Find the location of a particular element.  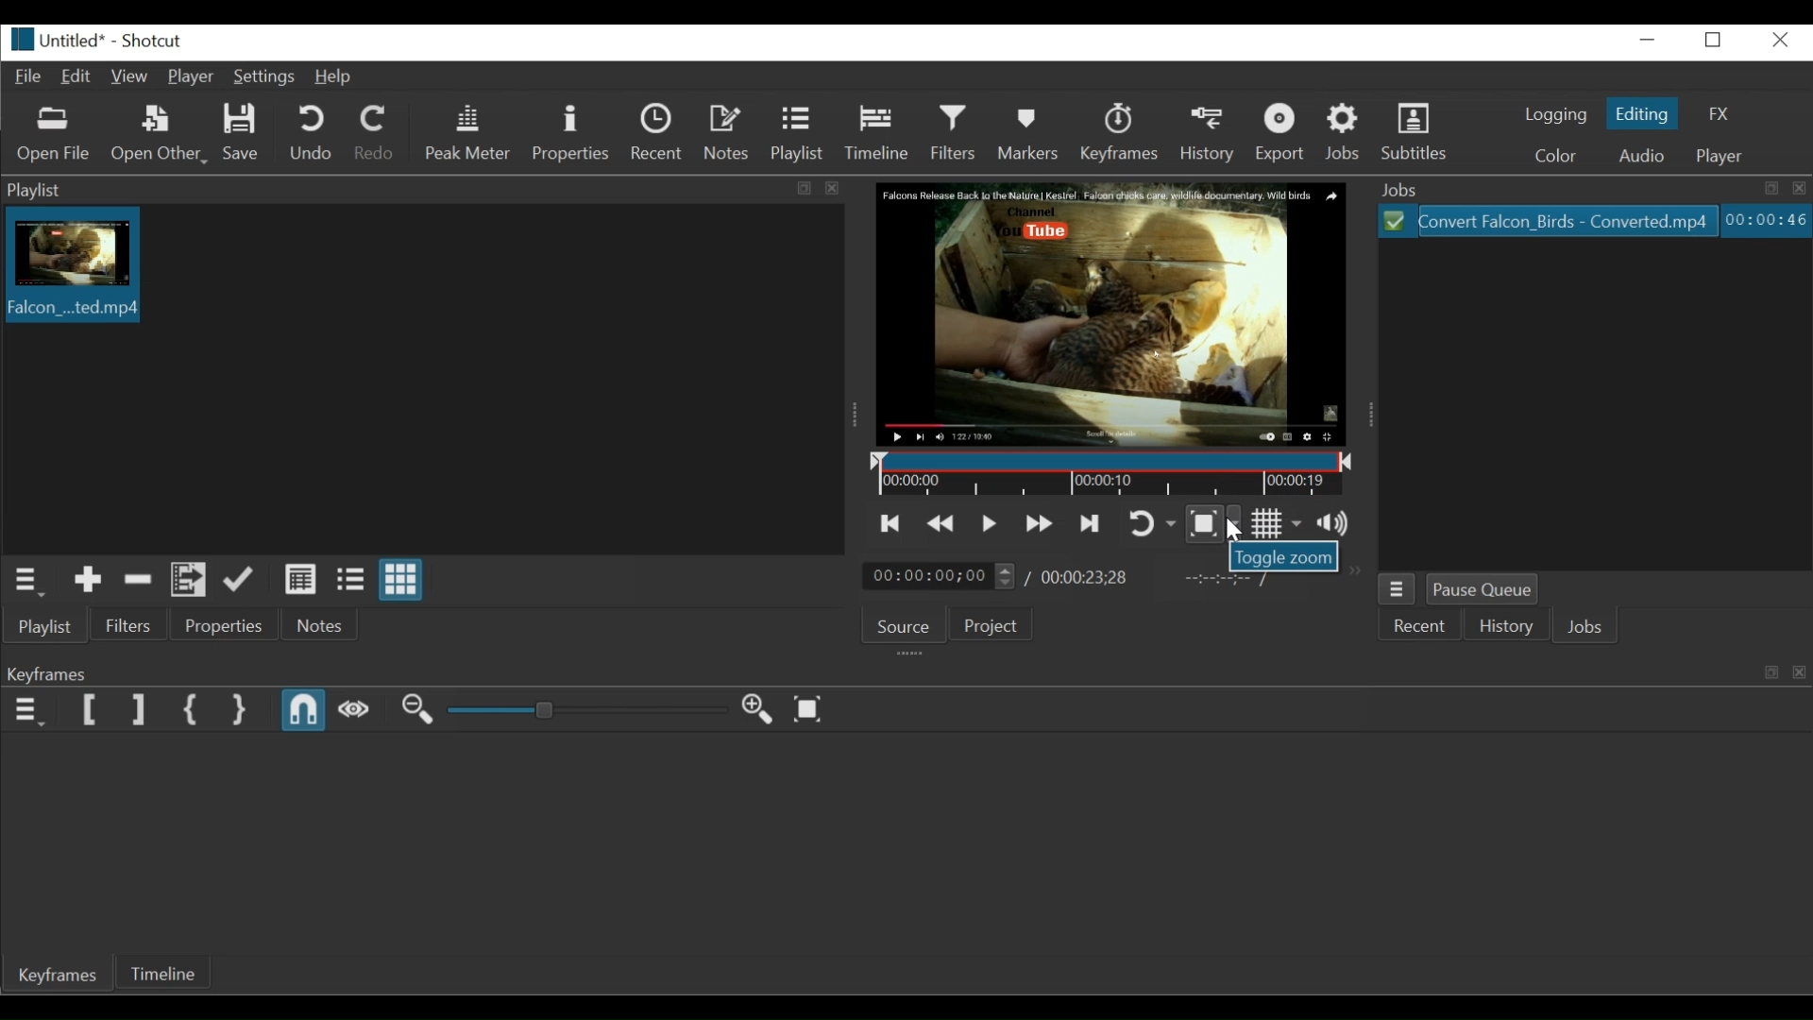

Recent is located at coordinates (1414, 625).